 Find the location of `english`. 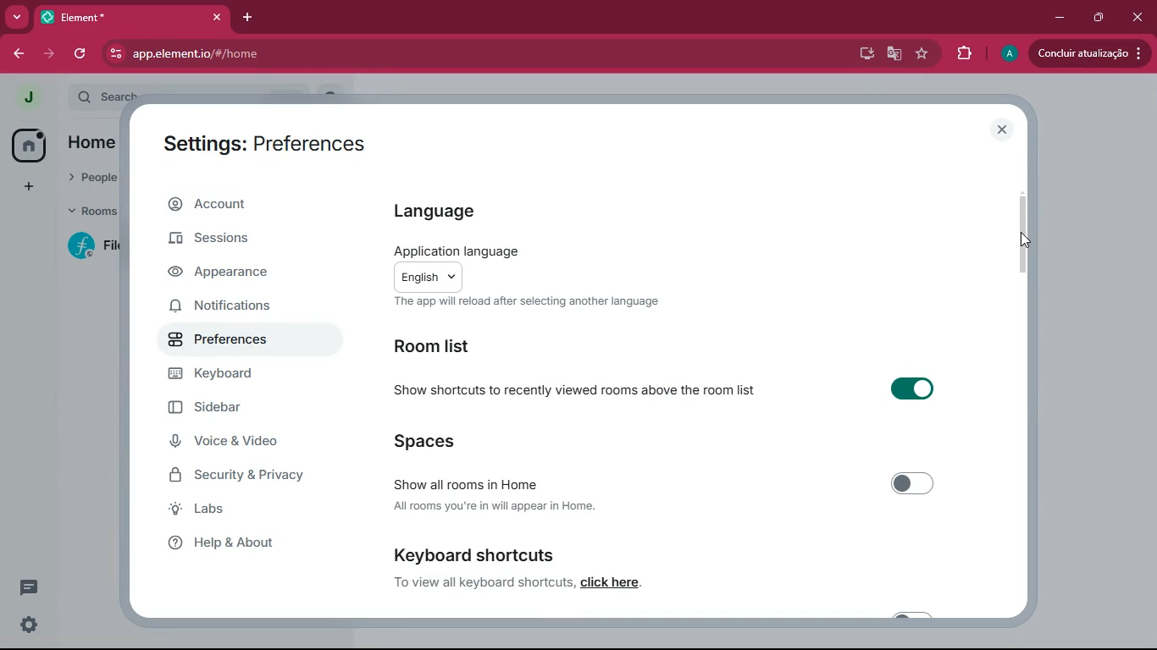

english is located at coordinates (429, 277).